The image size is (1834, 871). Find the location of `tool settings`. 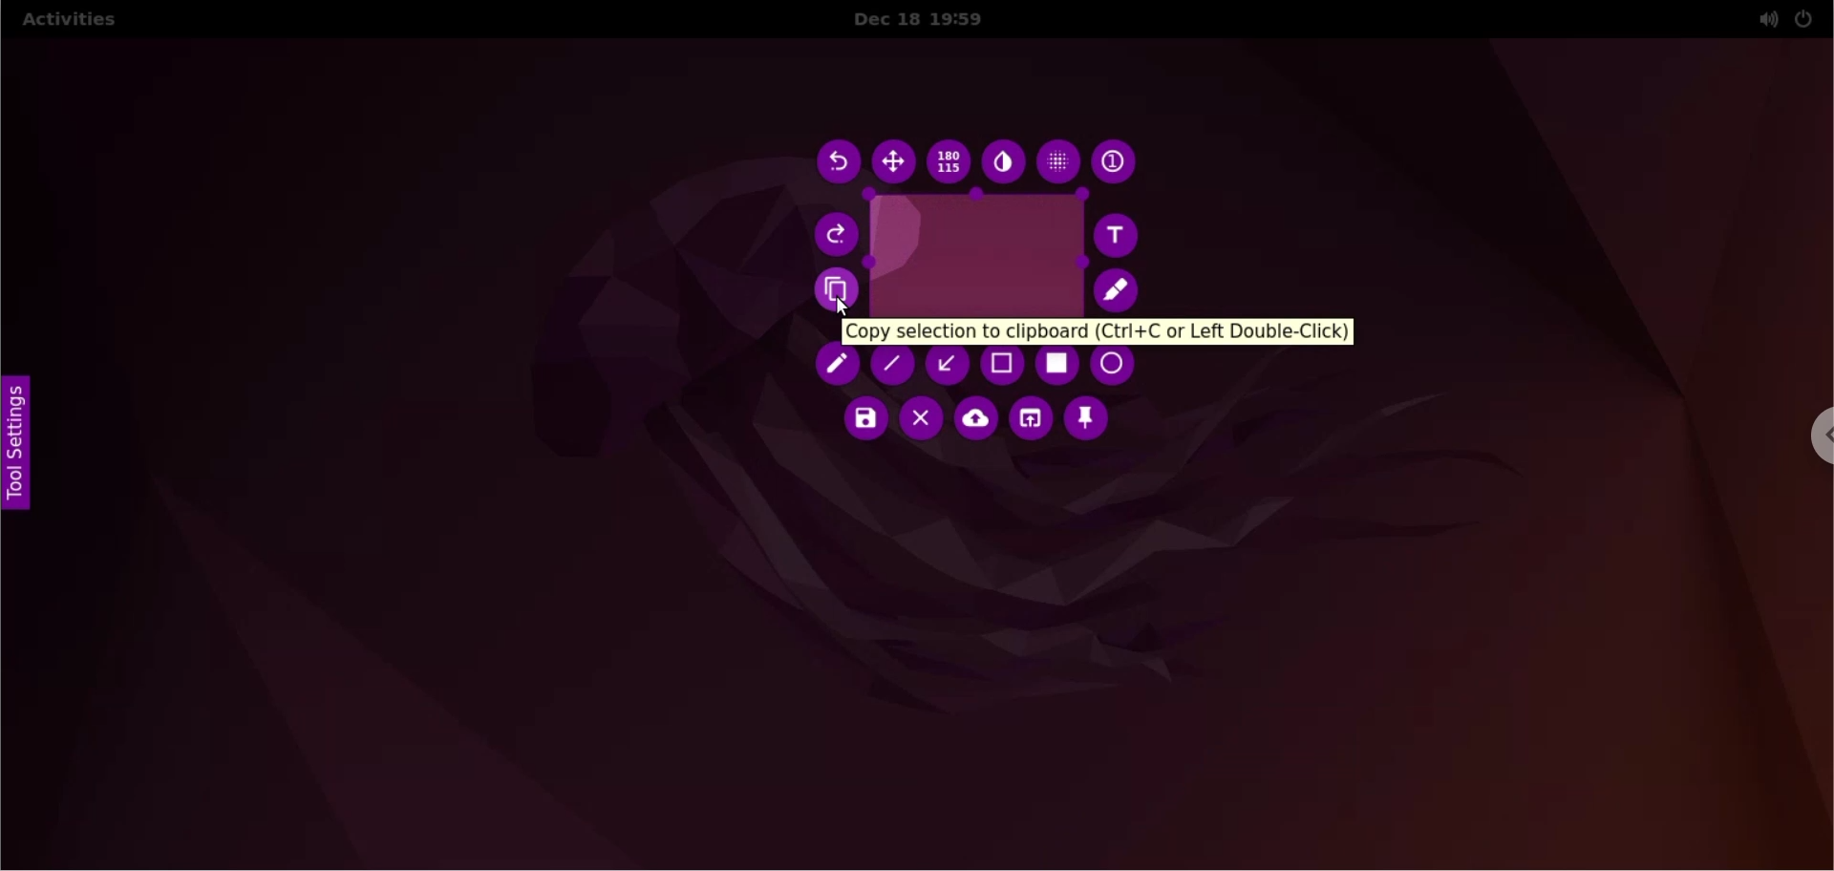

tool settings is located at coordinates (16, 448).